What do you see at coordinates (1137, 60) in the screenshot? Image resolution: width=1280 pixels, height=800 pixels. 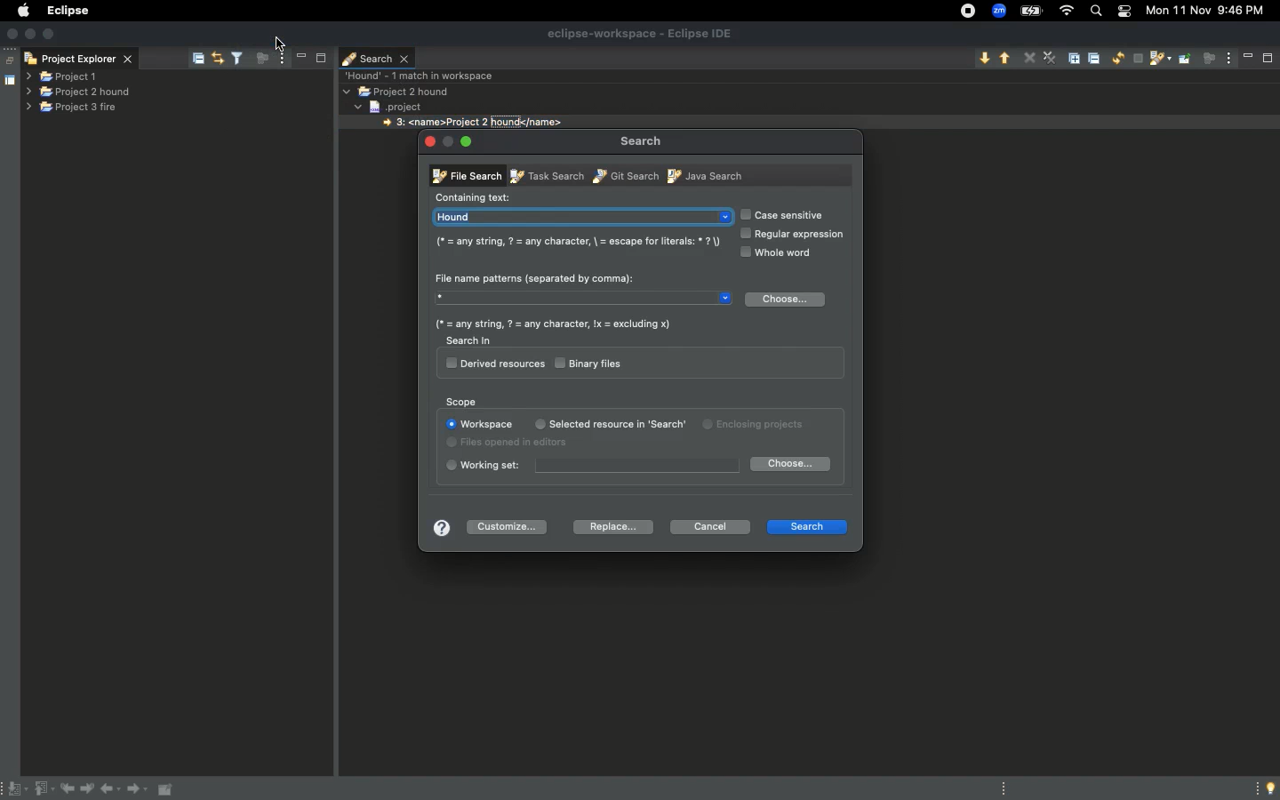 I see `Cancel current search` at bounding box center [1137, 60].